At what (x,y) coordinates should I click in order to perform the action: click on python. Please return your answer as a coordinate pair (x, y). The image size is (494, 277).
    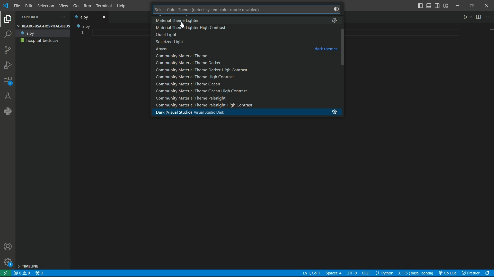
    Looking at the image, I should click on (7, 112).